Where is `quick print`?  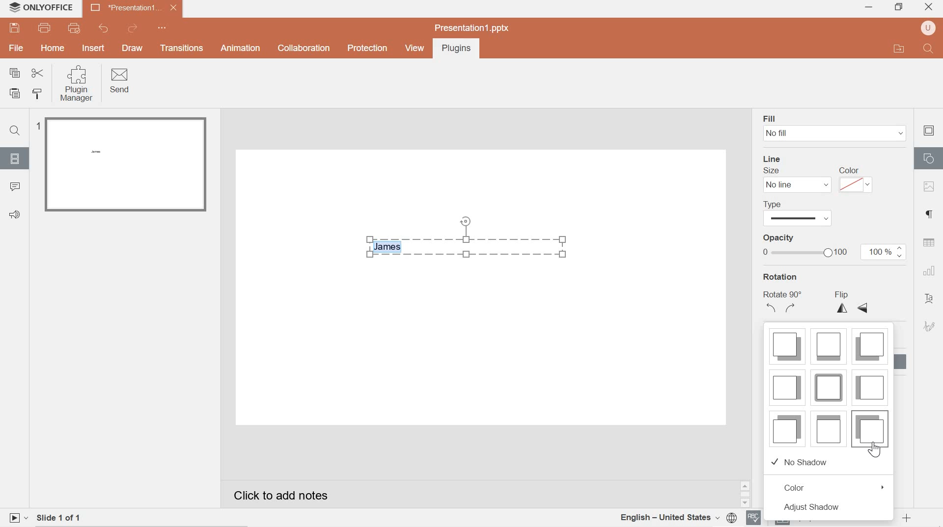 quick print is located at coordinates (78, 28).